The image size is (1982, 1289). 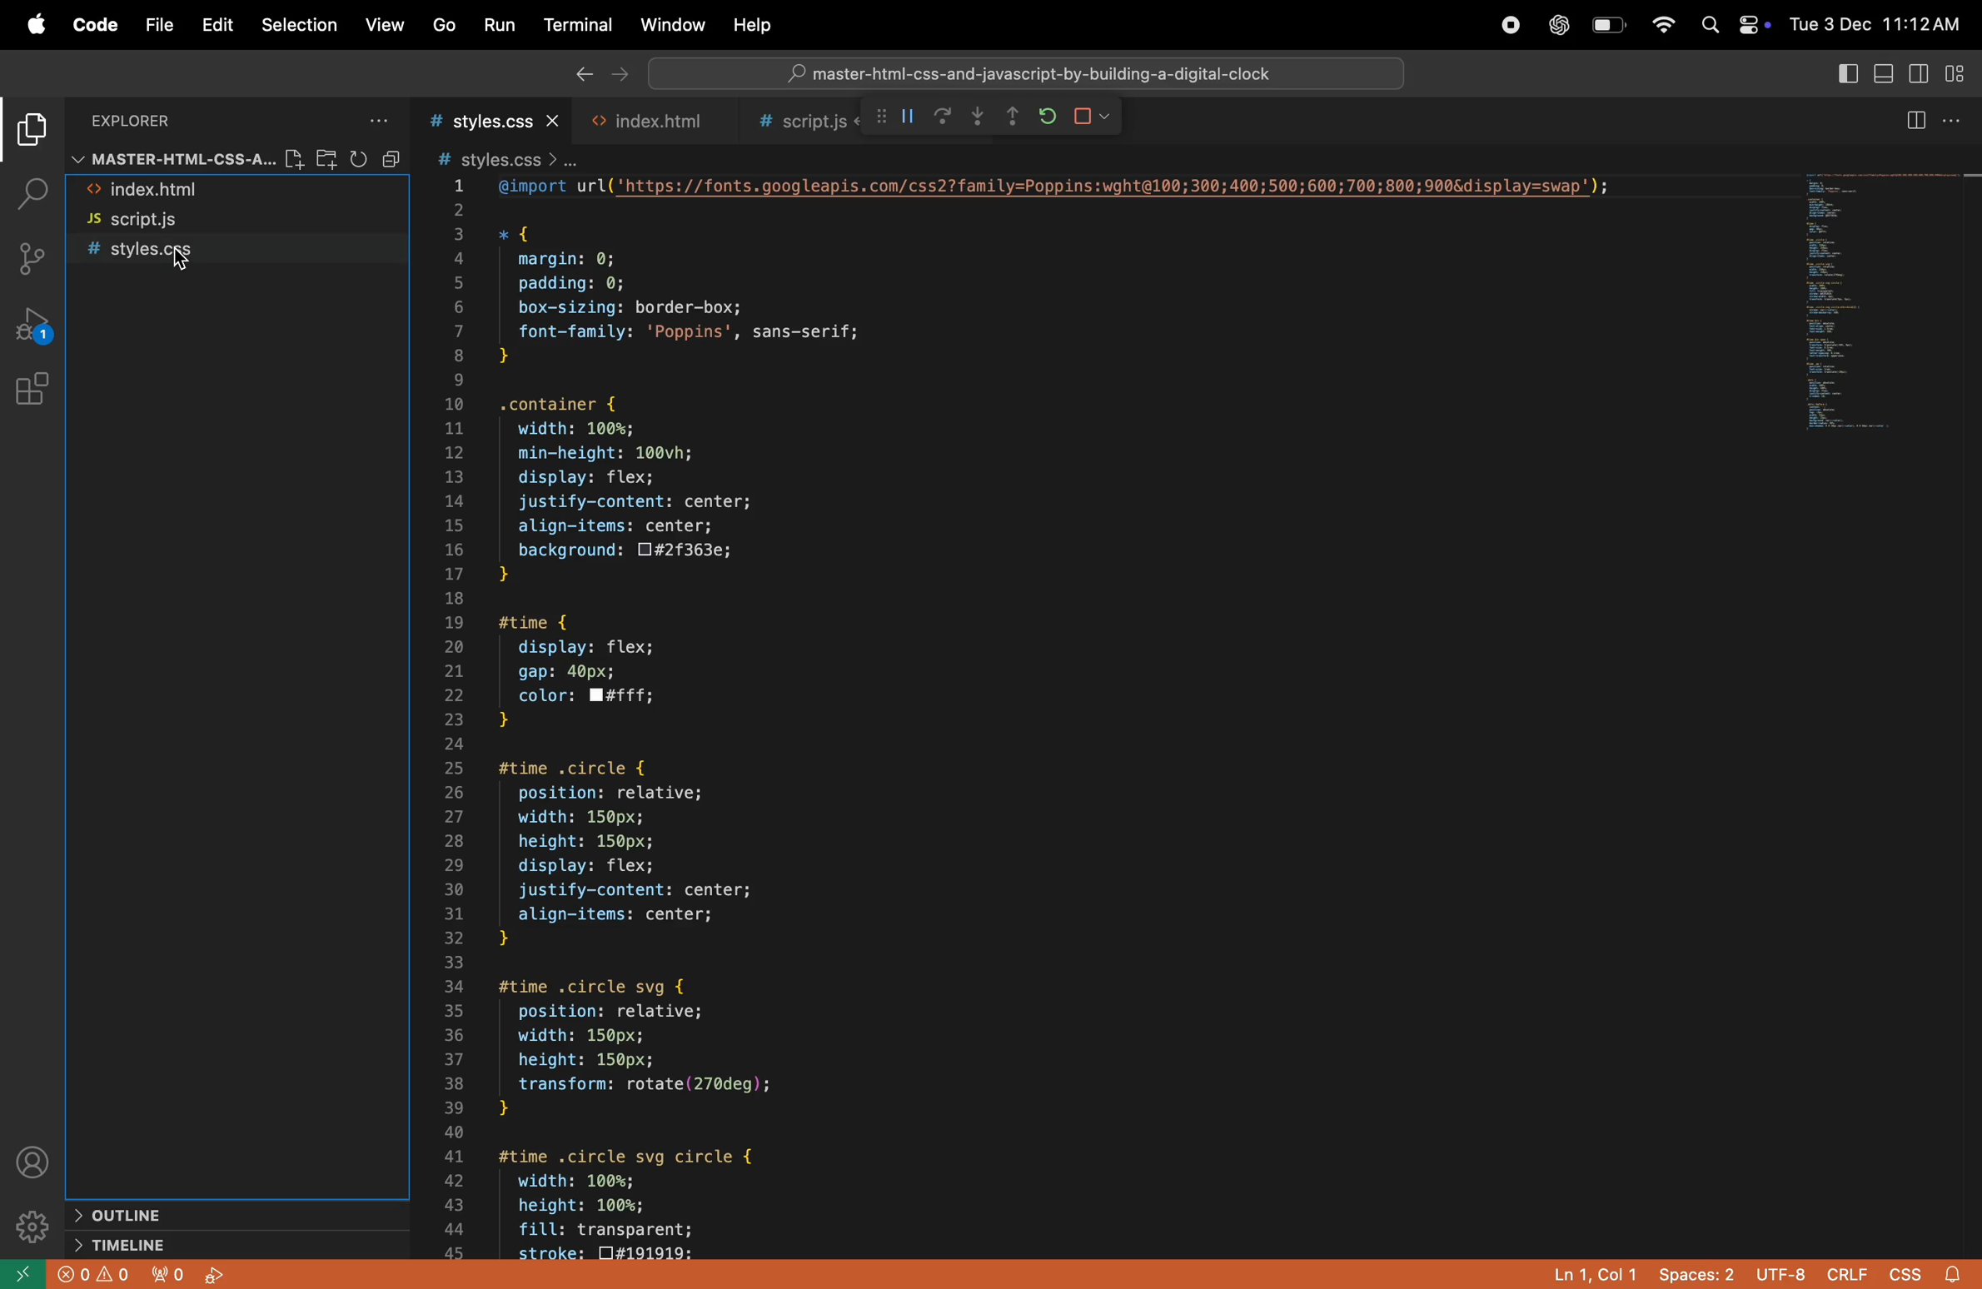 What do you see at coordinates (1593, 1274) in the screenshot?
I see `ln col 1` at bounding box center [1593, 1274].